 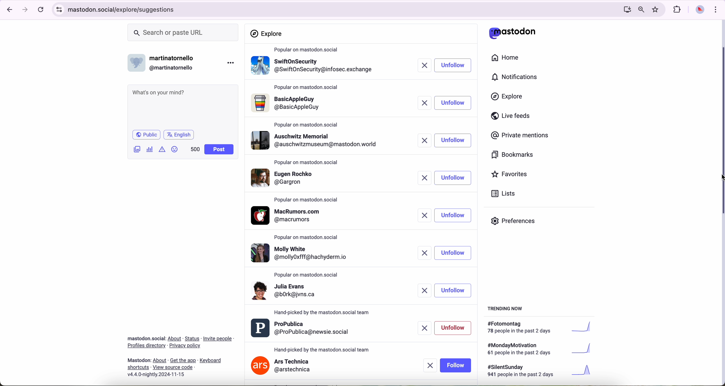 What do you see at coordinates (512, 175) in the screenshot?
I see `favorites` at bounding box center [512, 175].